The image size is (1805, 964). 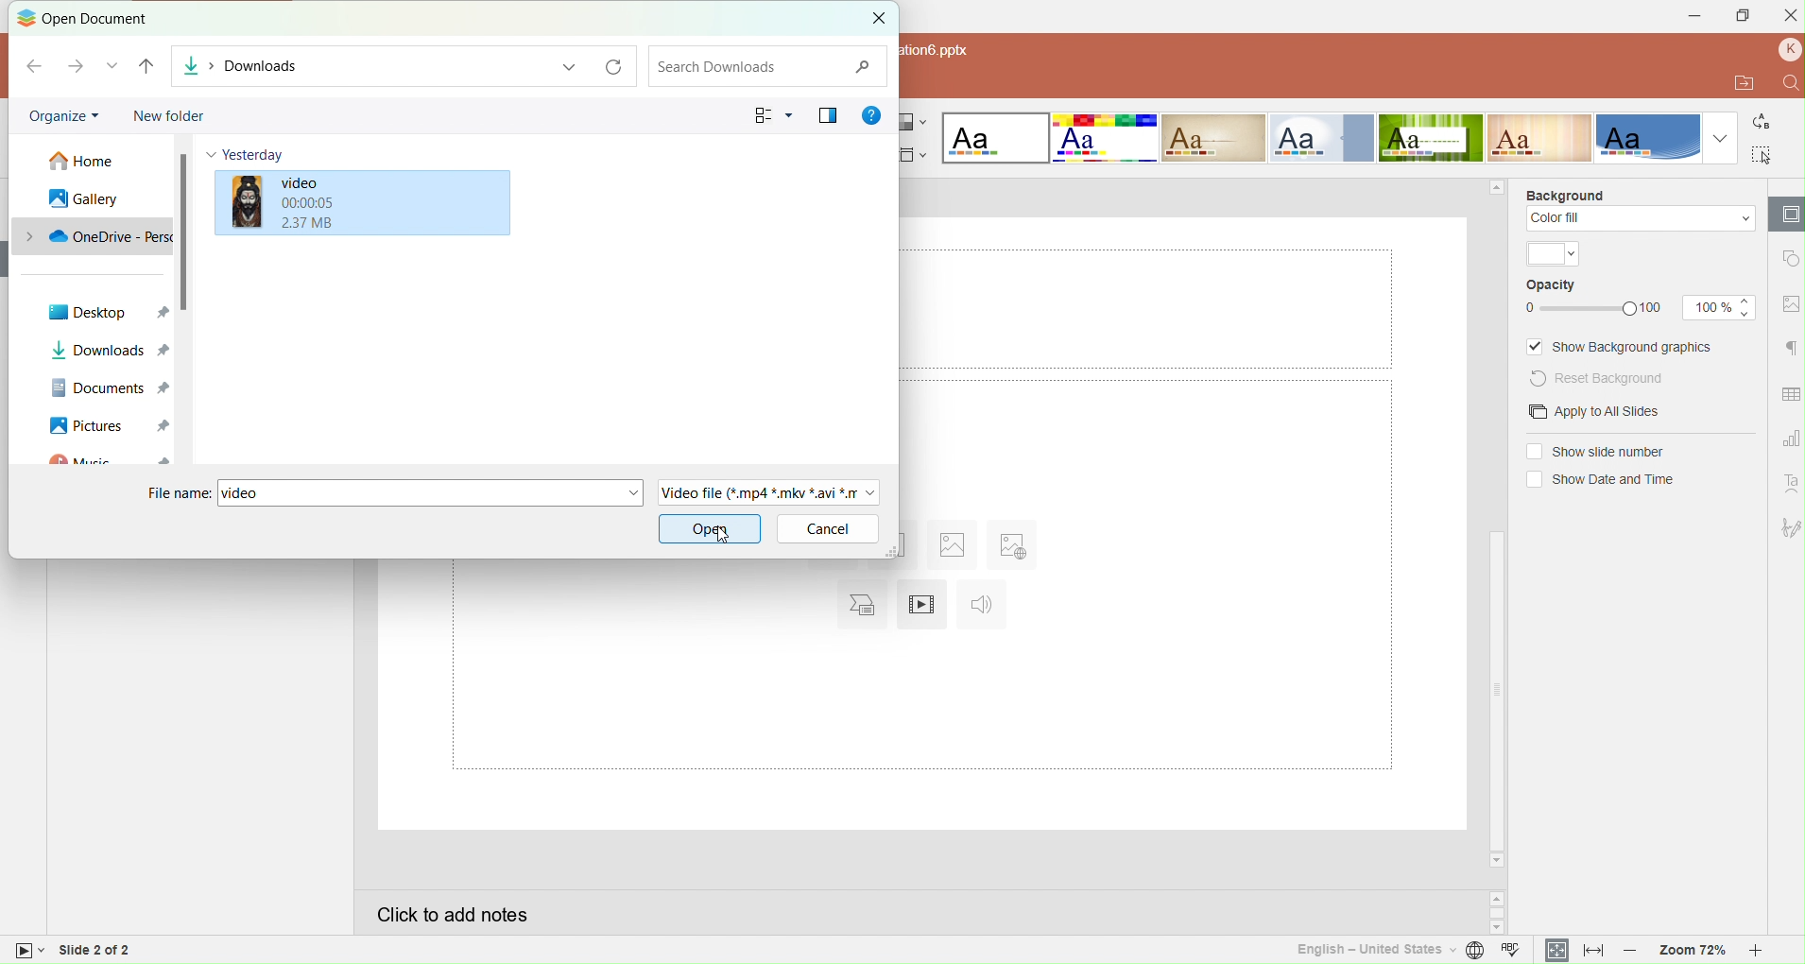 What do you see at coordinates (1475, 951) in the screenshot?
I see `Set document language` at bounding box center [1475, 951].